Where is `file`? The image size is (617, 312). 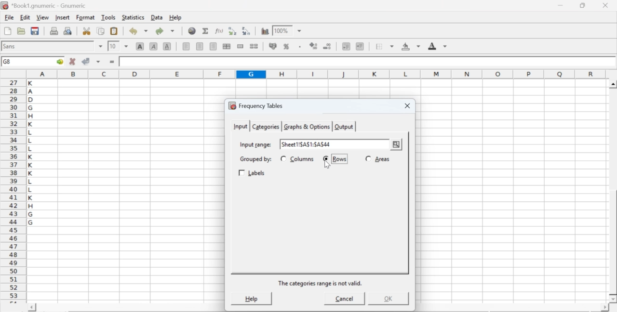
file is located at coordinates (9, 18).